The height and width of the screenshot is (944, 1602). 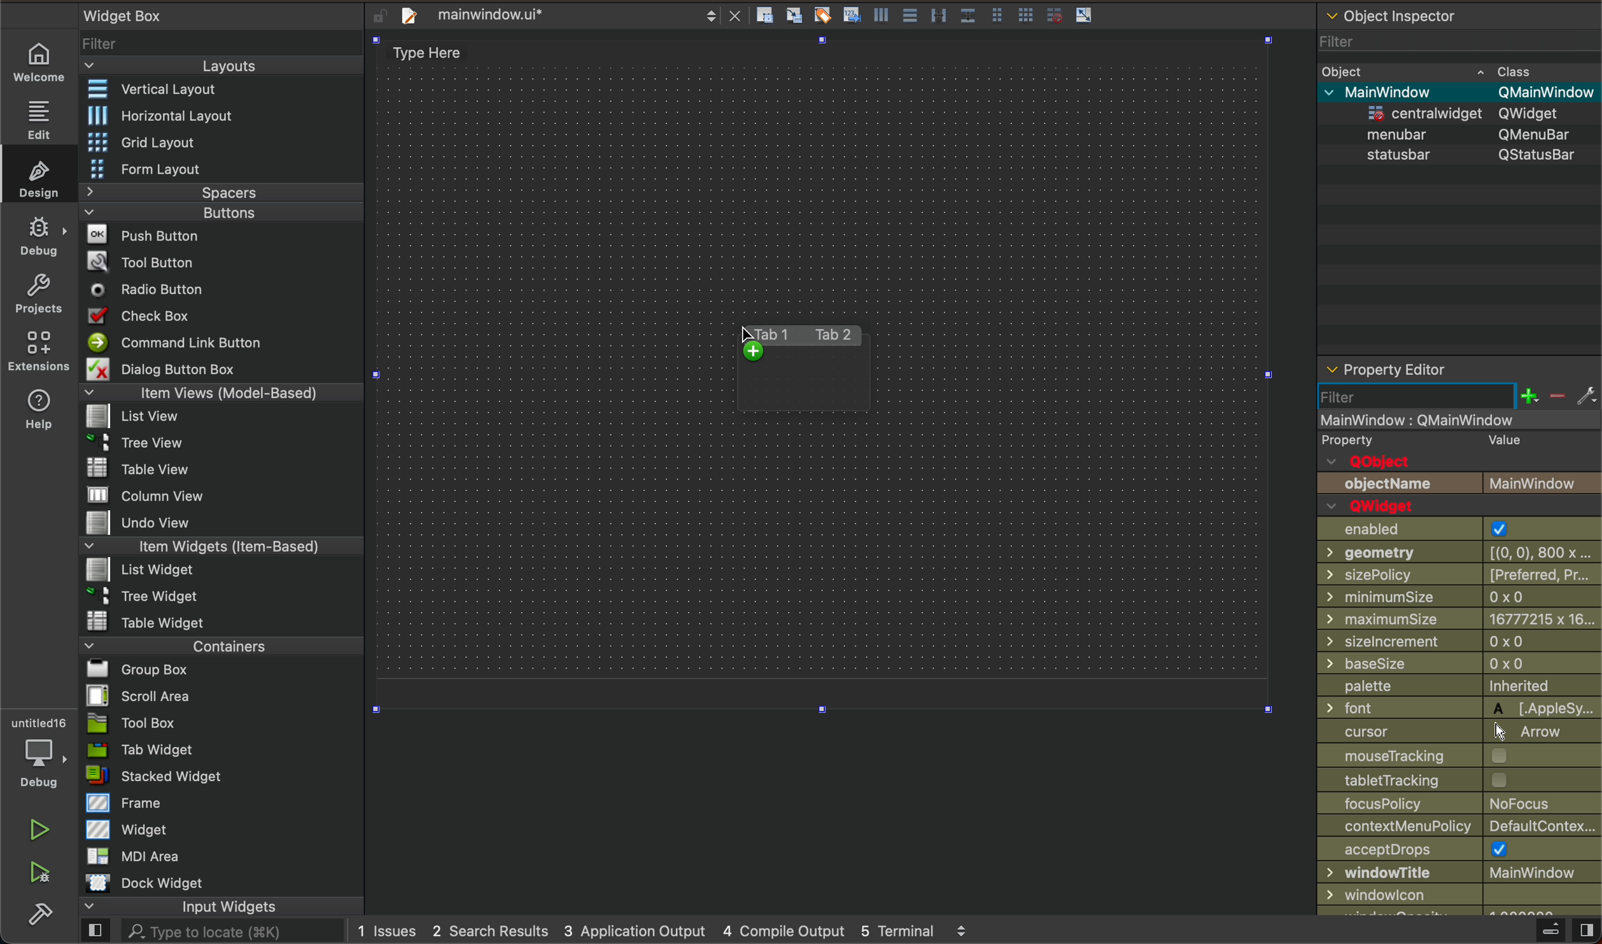 I want to click on Widget, so click(x=129, y=829).